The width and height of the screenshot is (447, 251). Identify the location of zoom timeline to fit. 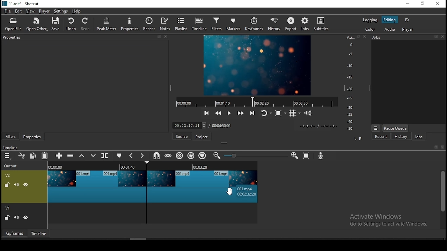
(307, 154).